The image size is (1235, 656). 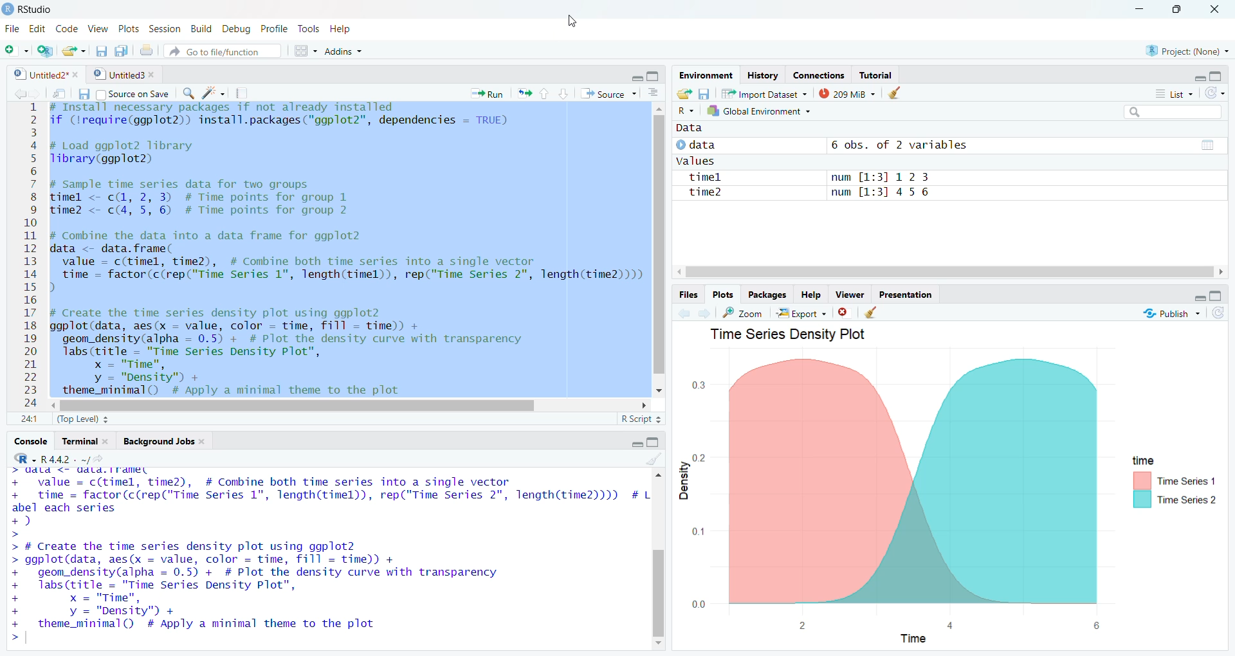 What do you see at coordinates (349, 405) in the screenshot?
I see `Scroll` at bounding box center [349, 405].